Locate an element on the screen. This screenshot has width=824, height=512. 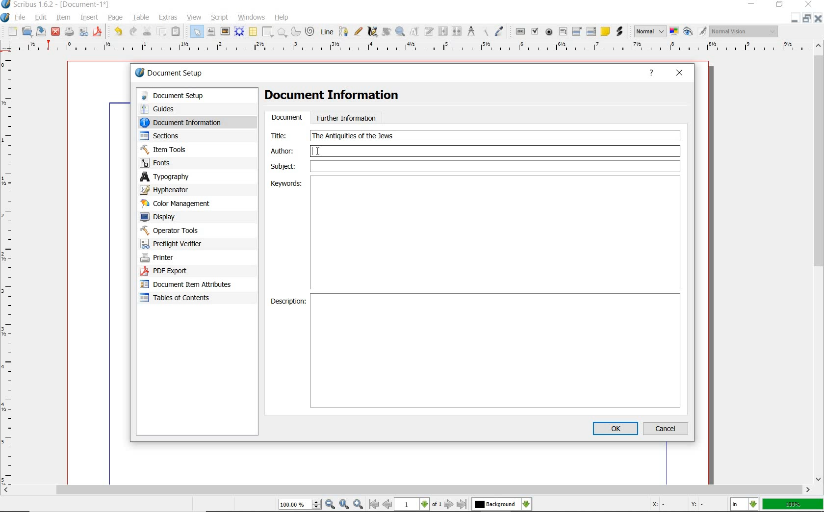
zoom factor is located at coordinates (792, 505).